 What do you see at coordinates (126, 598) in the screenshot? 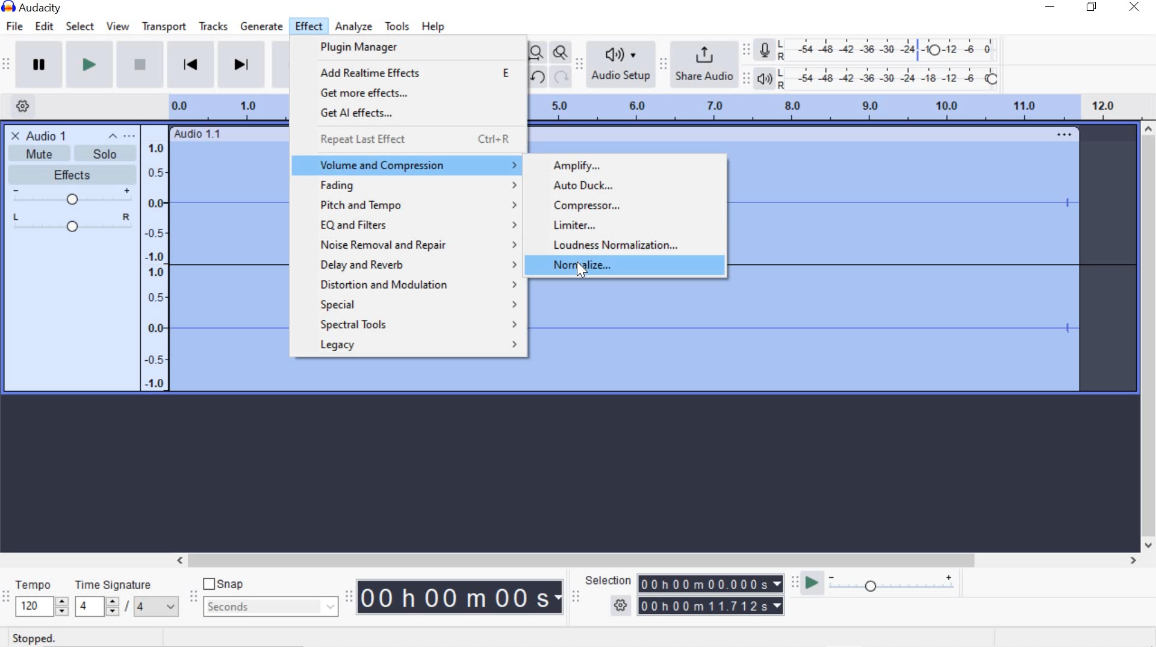
I see `TIME SIGNATURE` at bounding box center [126, 598].